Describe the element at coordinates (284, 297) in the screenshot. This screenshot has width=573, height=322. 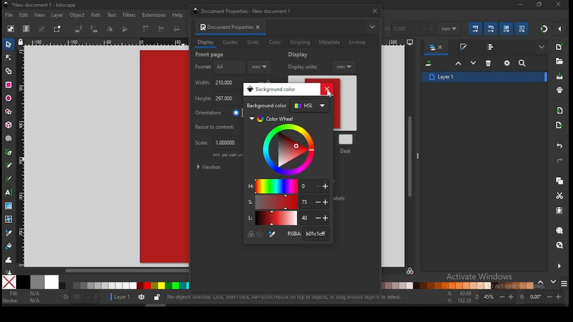
I see `shortcuts and notifications` at that location.